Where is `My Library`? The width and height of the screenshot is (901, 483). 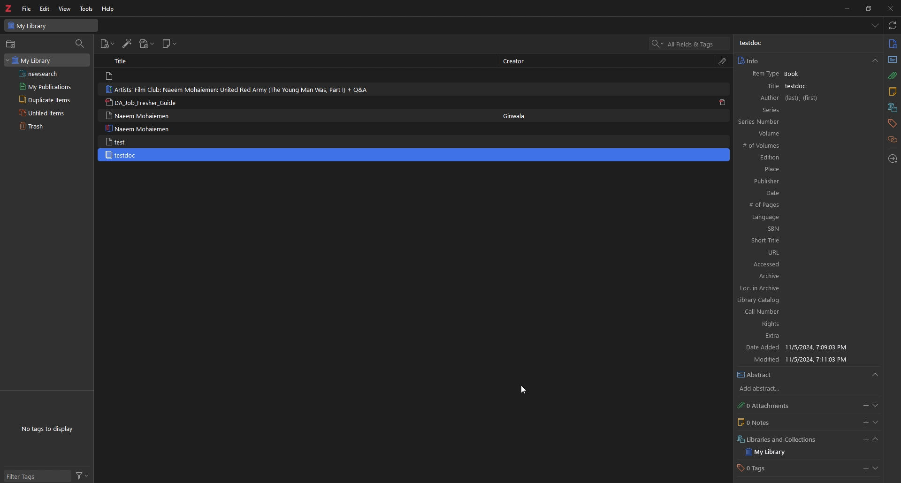
My Library is located at coordinates (51, 25).